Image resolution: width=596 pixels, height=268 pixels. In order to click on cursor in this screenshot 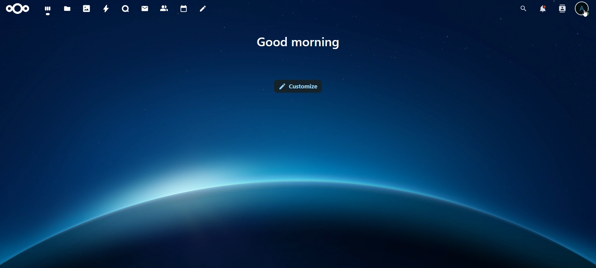, I will do `click(585, 14)`.